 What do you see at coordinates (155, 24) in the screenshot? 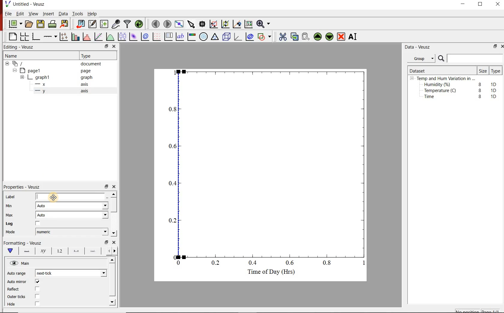
I see `move to the previous page` at bounding box center [155, 24].